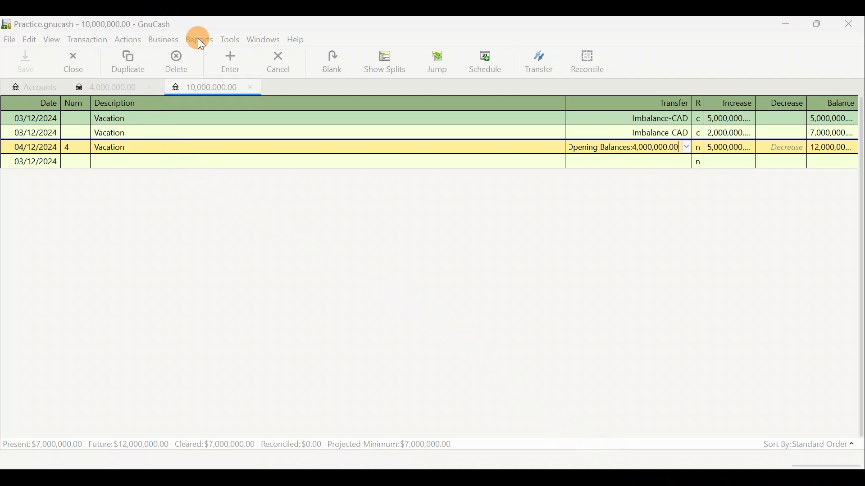 Image resolution: width=865 pixels, height=486 pixels. Describe the element at coordinates (840, 103) in the screenshot. I see `Balance` at that location.